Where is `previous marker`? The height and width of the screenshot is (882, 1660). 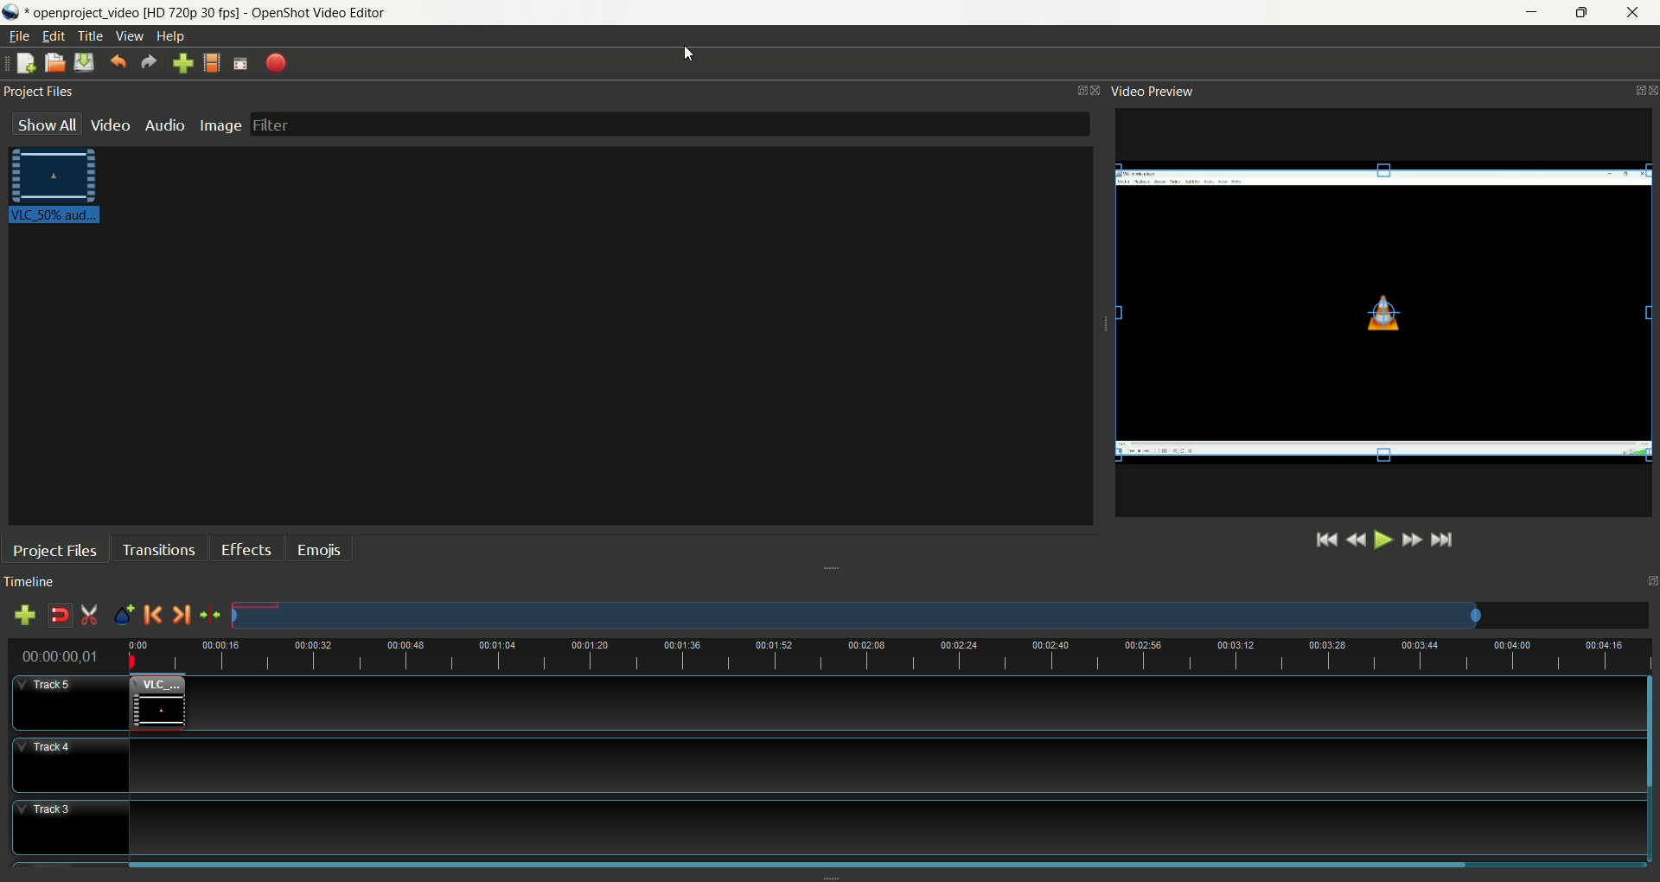 previous marker is located at coordinates (151, 615).